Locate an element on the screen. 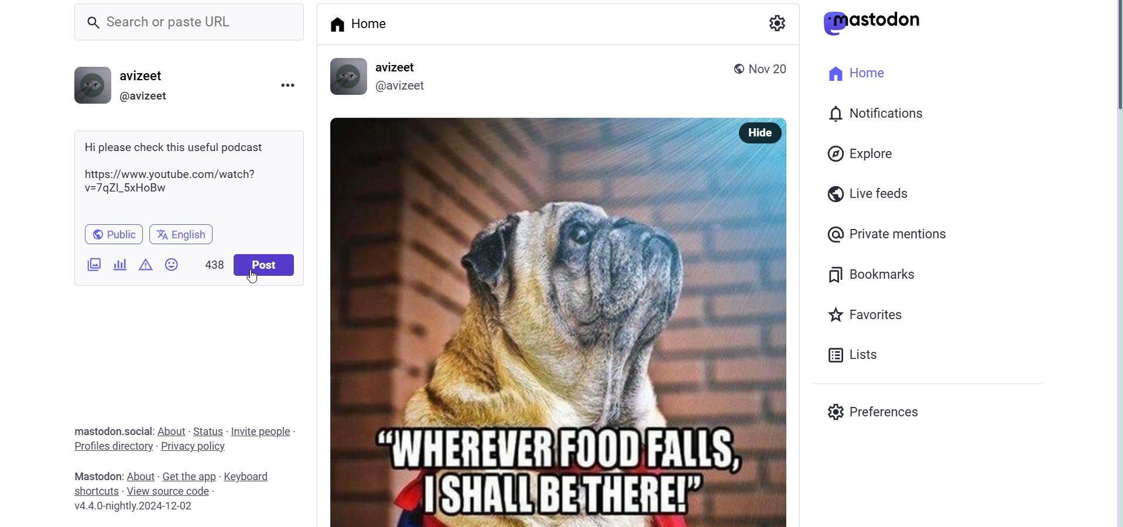 This screenshot has height=527, width=1123. username is located at coordinates (152, 75).